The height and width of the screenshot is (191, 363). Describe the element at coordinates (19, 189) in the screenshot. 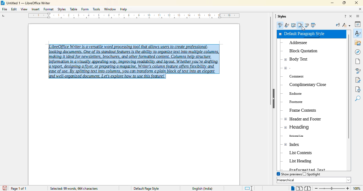

I see `page 1 of 1` at that location.